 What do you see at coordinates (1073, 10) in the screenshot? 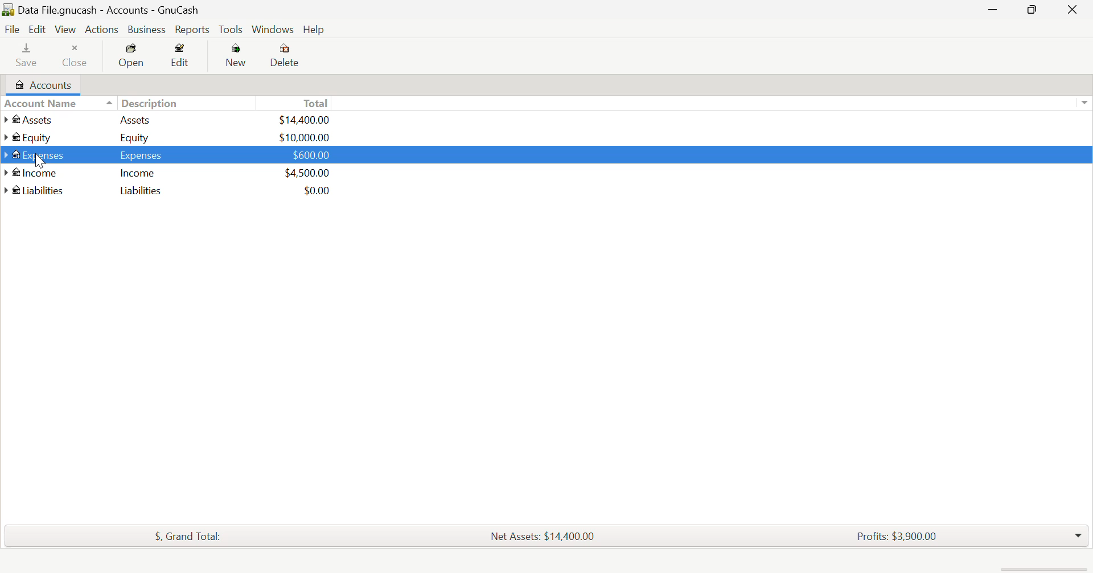
I see `Close` at bounding box center [1073, 10].